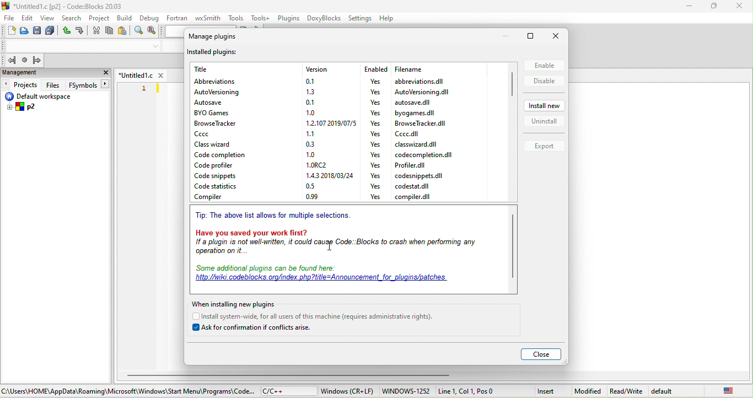  What do you see at coordinates (209, 69) in the screenshot?
I see `title` at bounding box center [209, 69].